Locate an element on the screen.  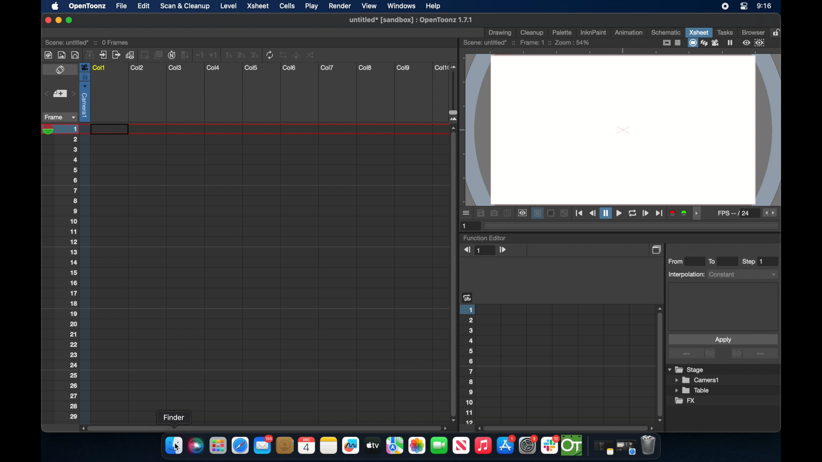
facetime is located at coordinates (439, 444).